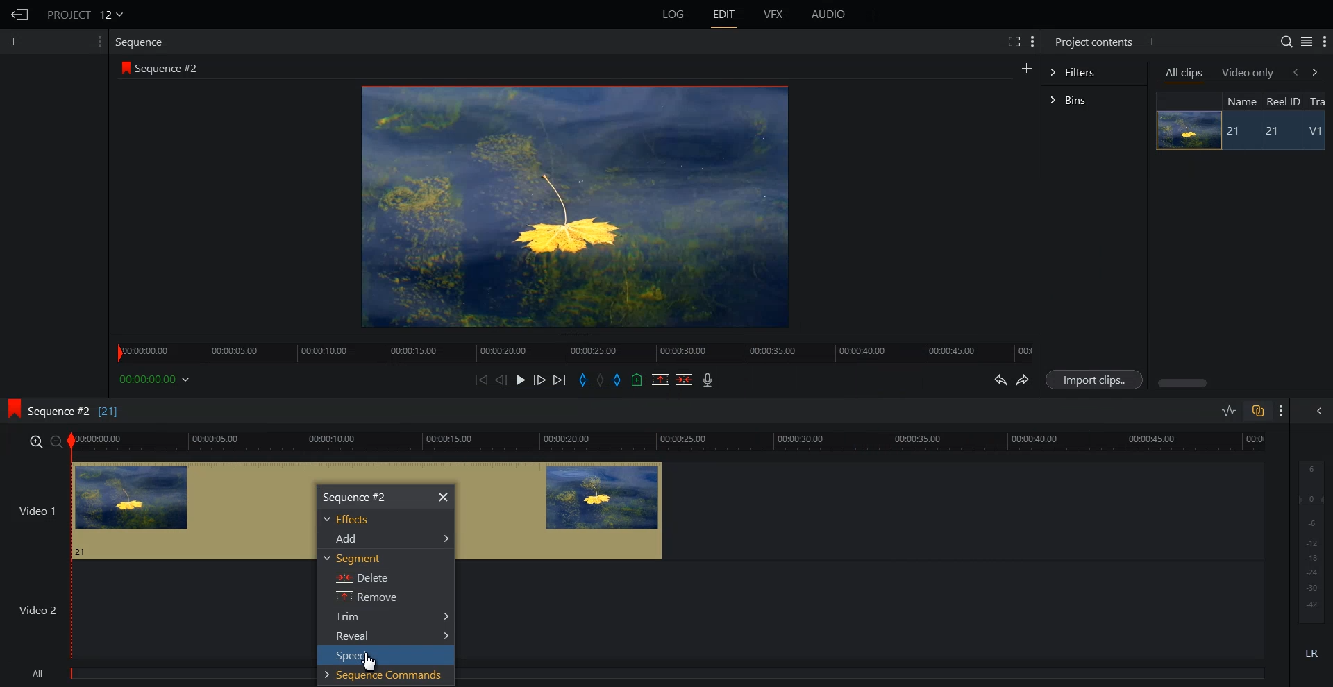 The height and width of the screenshot is (687, 1333). What do you see at coordinates (1278, 132) in the screenshot?
I see `21` at bounding box center [1278, 132].